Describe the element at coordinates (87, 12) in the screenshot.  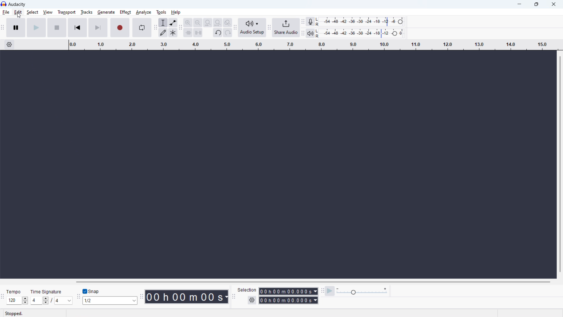
I see `tracks` at that location.